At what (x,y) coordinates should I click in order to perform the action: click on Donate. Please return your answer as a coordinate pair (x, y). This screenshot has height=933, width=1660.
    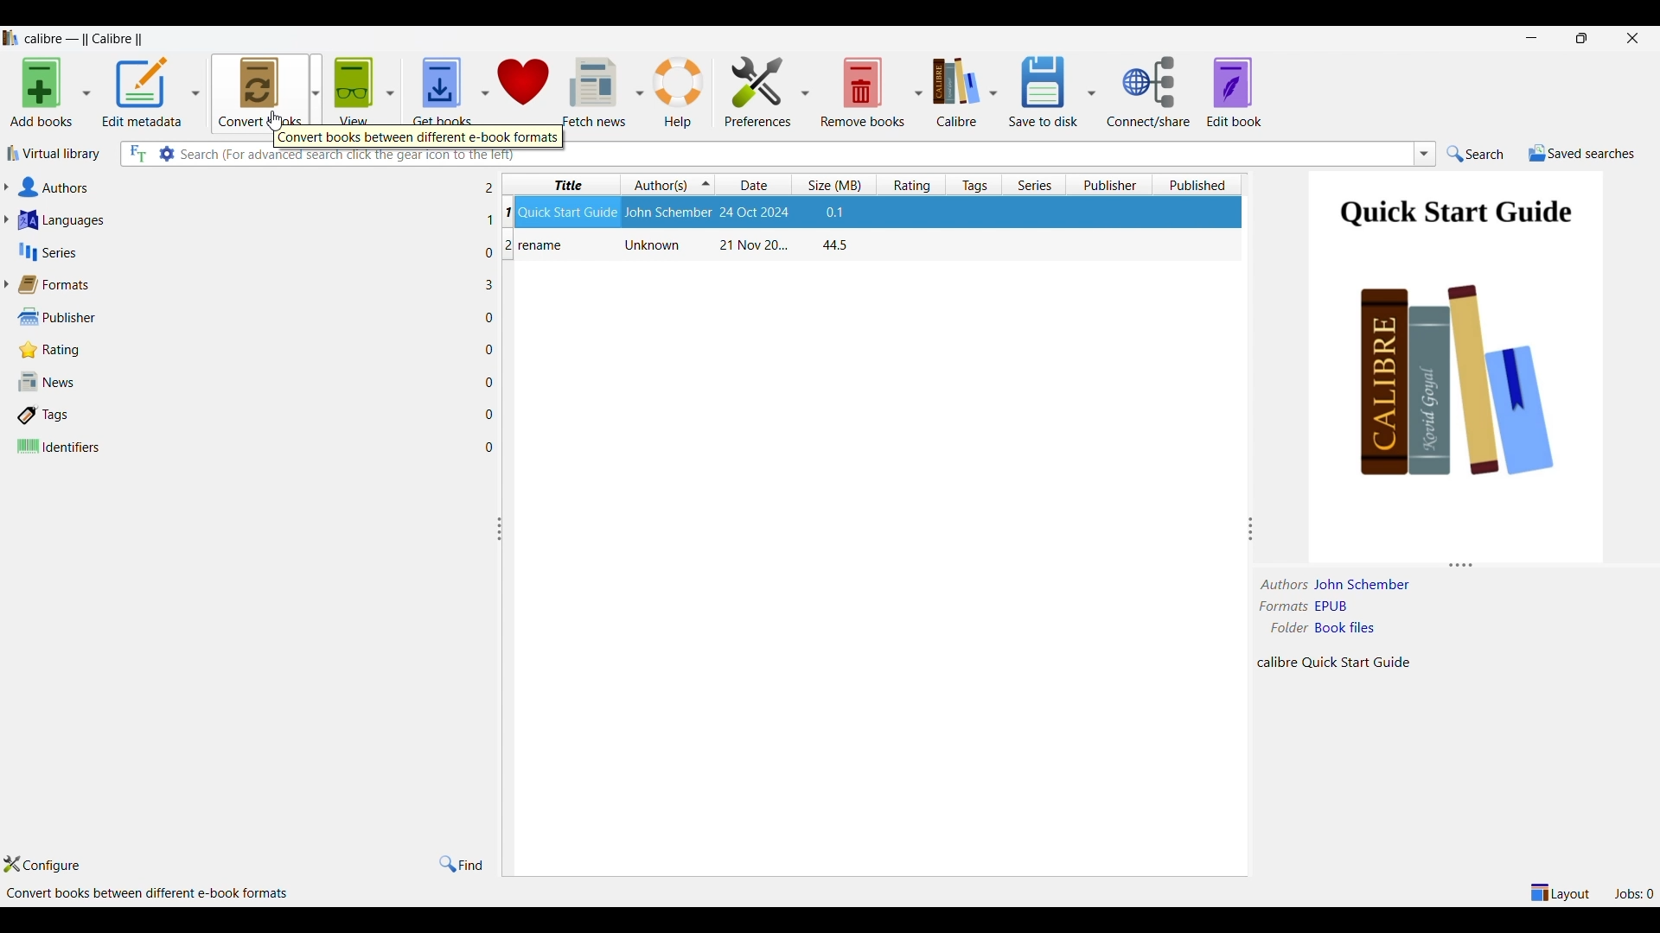
    Looking at the image, I should click on (525, 92).